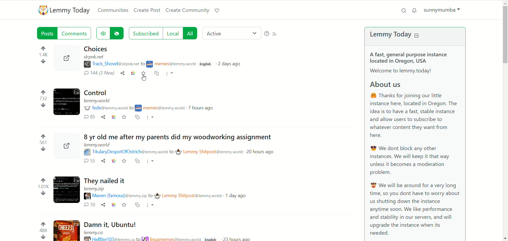 The image size is (508, 241). Describe the element at coordinates (145, 79) in the screenshot. I see `Pointer` at that location.